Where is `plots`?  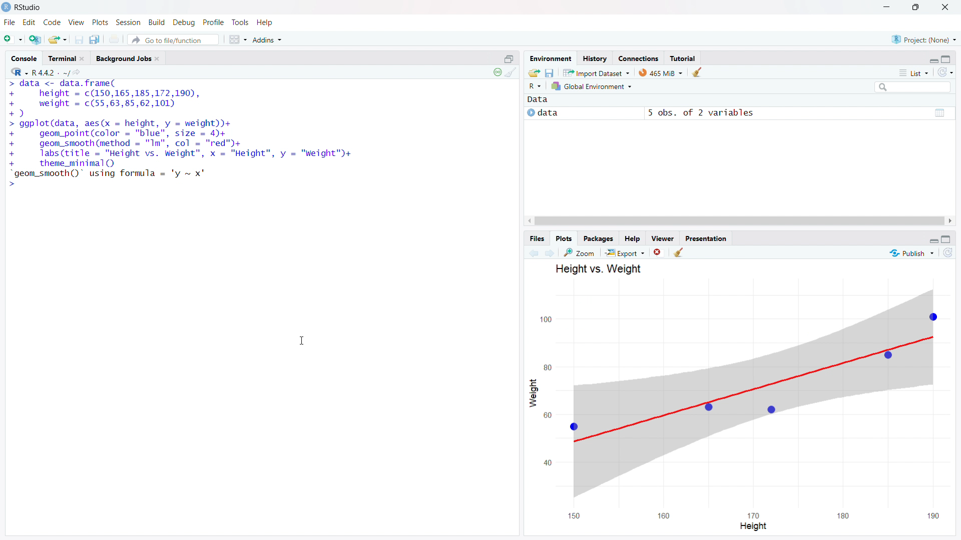
plots is located at coordinates (100, 22).